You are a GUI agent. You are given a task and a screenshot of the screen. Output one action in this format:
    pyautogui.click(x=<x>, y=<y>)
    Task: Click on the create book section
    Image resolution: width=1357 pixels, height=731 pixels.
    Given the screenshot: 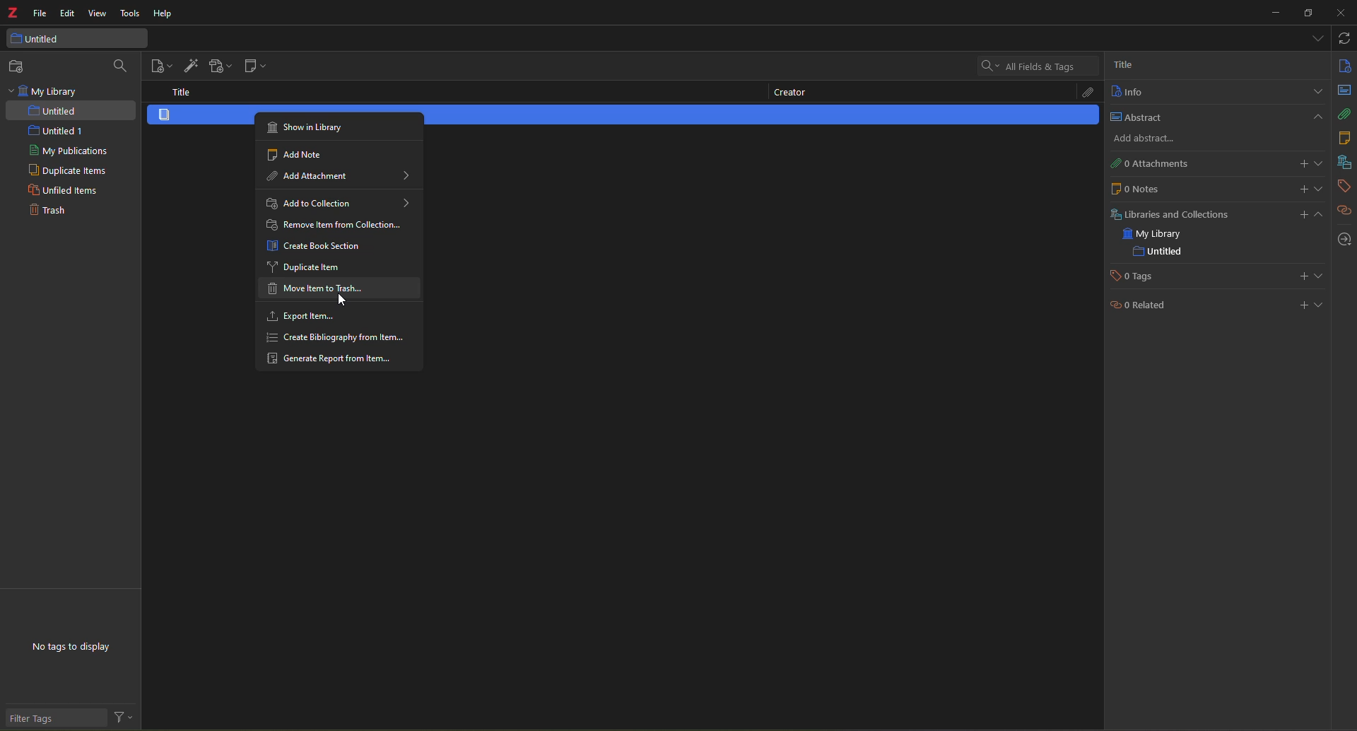 What is the action you would take?
    pyautogui.click(x=319, y=246)
    